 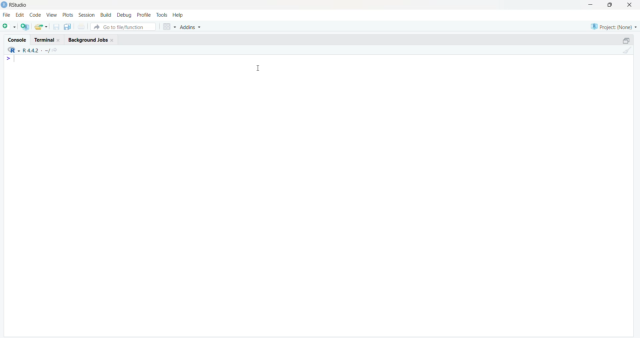 What do you see at coordinates (35, 15) in the screenshot?
I see `code` at bounding box center [35, 15].